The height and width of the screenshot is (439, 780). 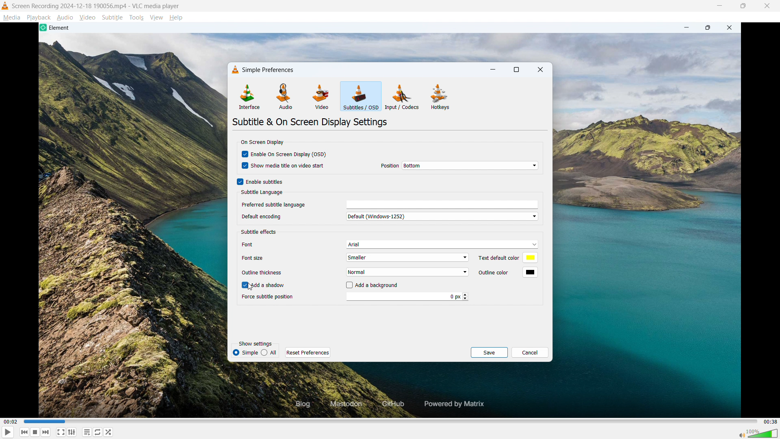 What do you see at coordinates (156, 18) in the screenshot?
I see `View ` at bounding box center [156, 18].